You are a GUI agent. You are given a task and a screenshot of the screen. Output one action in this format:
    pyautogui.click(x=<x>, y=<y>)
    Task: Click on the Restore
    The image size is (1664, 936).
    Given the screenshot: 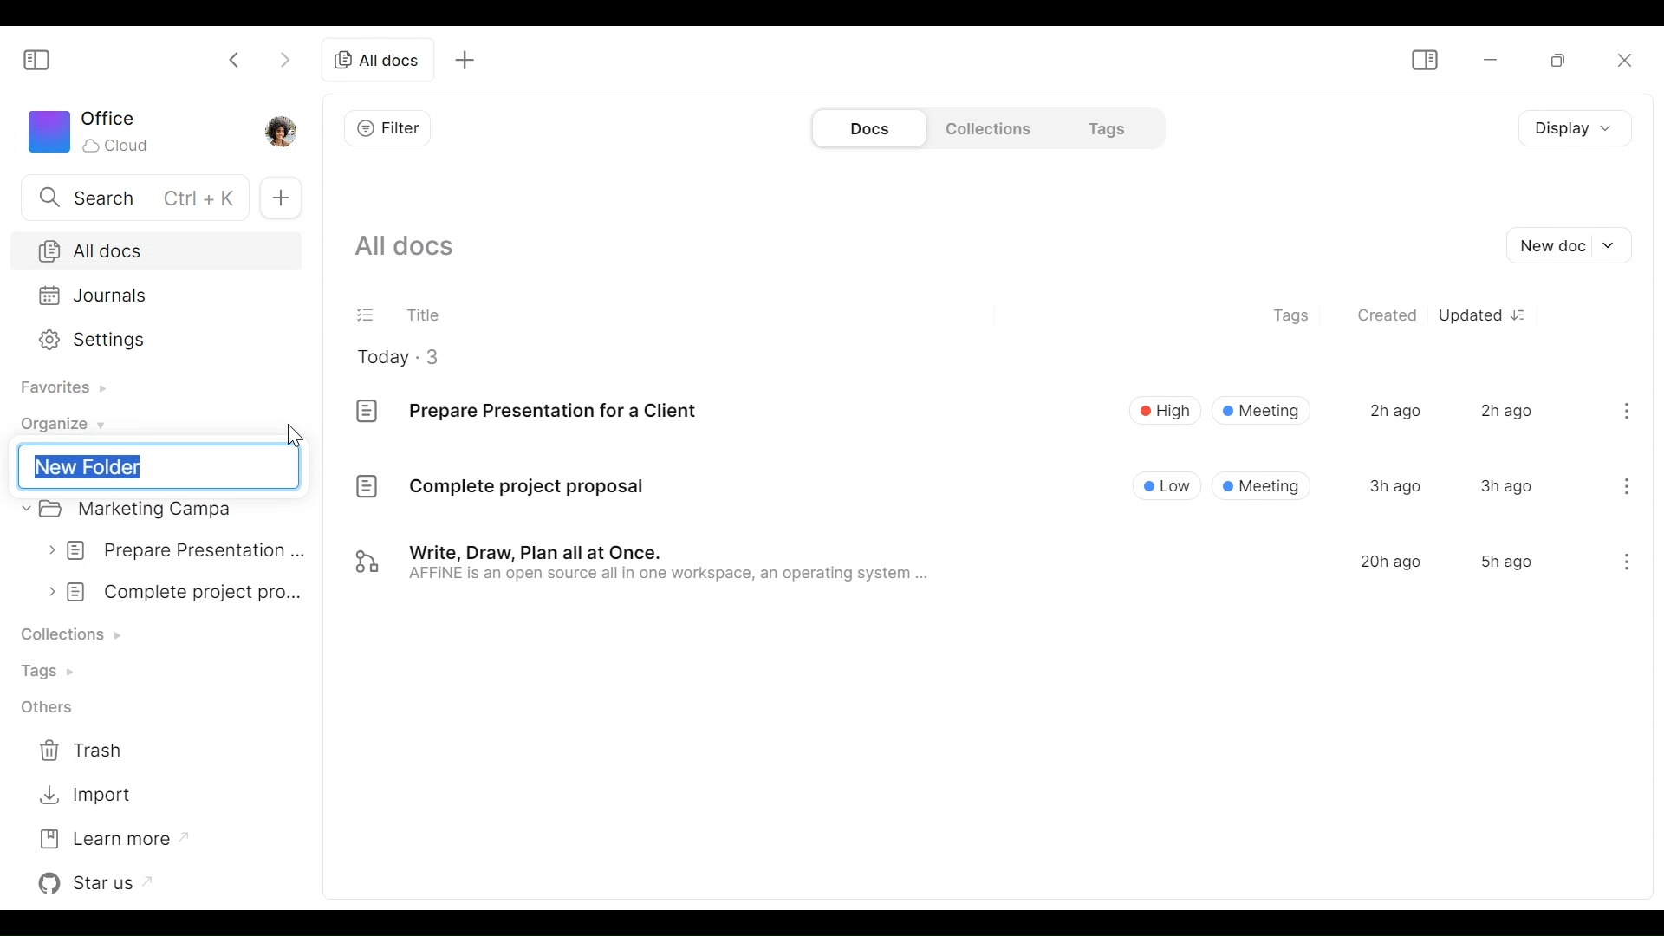 What is the action you would take?
    pyautogui.click(x=1550, y=60)
    